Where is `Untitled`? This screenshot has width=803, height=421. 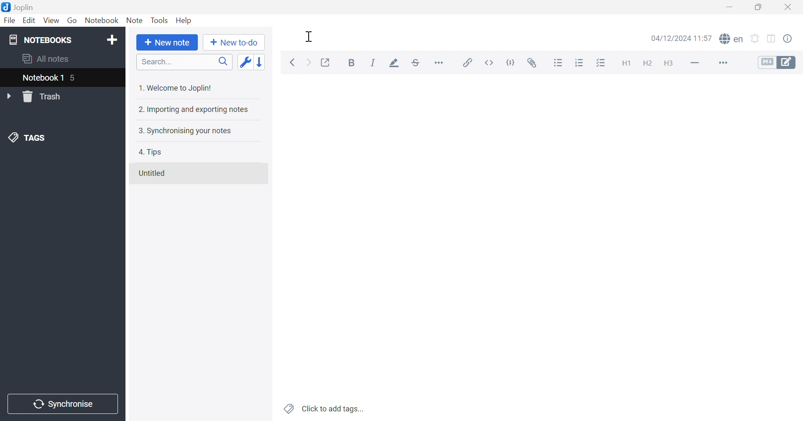 Untitled is located at coordinates (153, 173).